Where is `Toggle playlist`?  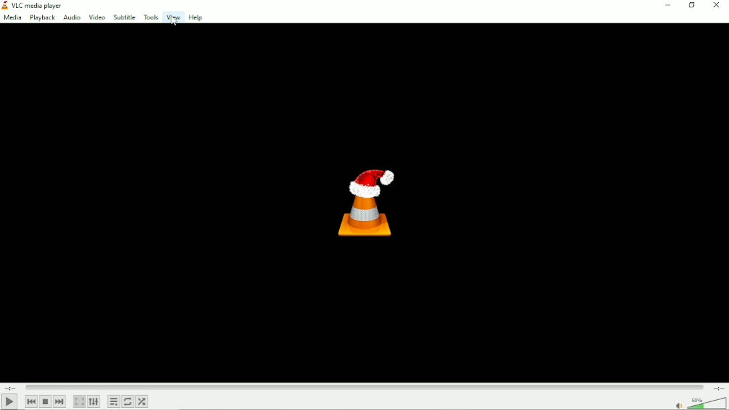
Toggle playlist is located at coordinates (113, 401).